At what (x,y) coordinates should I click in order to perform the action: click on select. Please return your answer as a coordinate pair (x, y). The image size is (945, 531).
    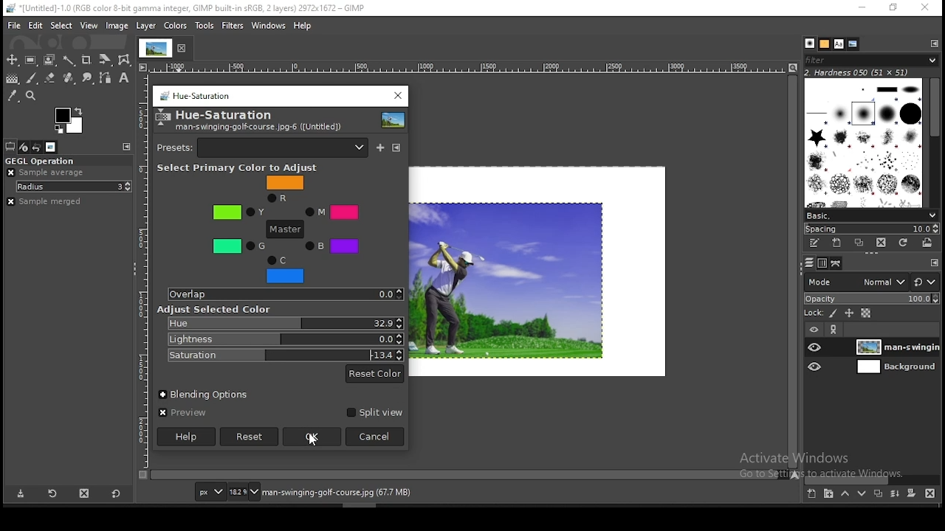
    Looking at the image, I should click on (61, 24).